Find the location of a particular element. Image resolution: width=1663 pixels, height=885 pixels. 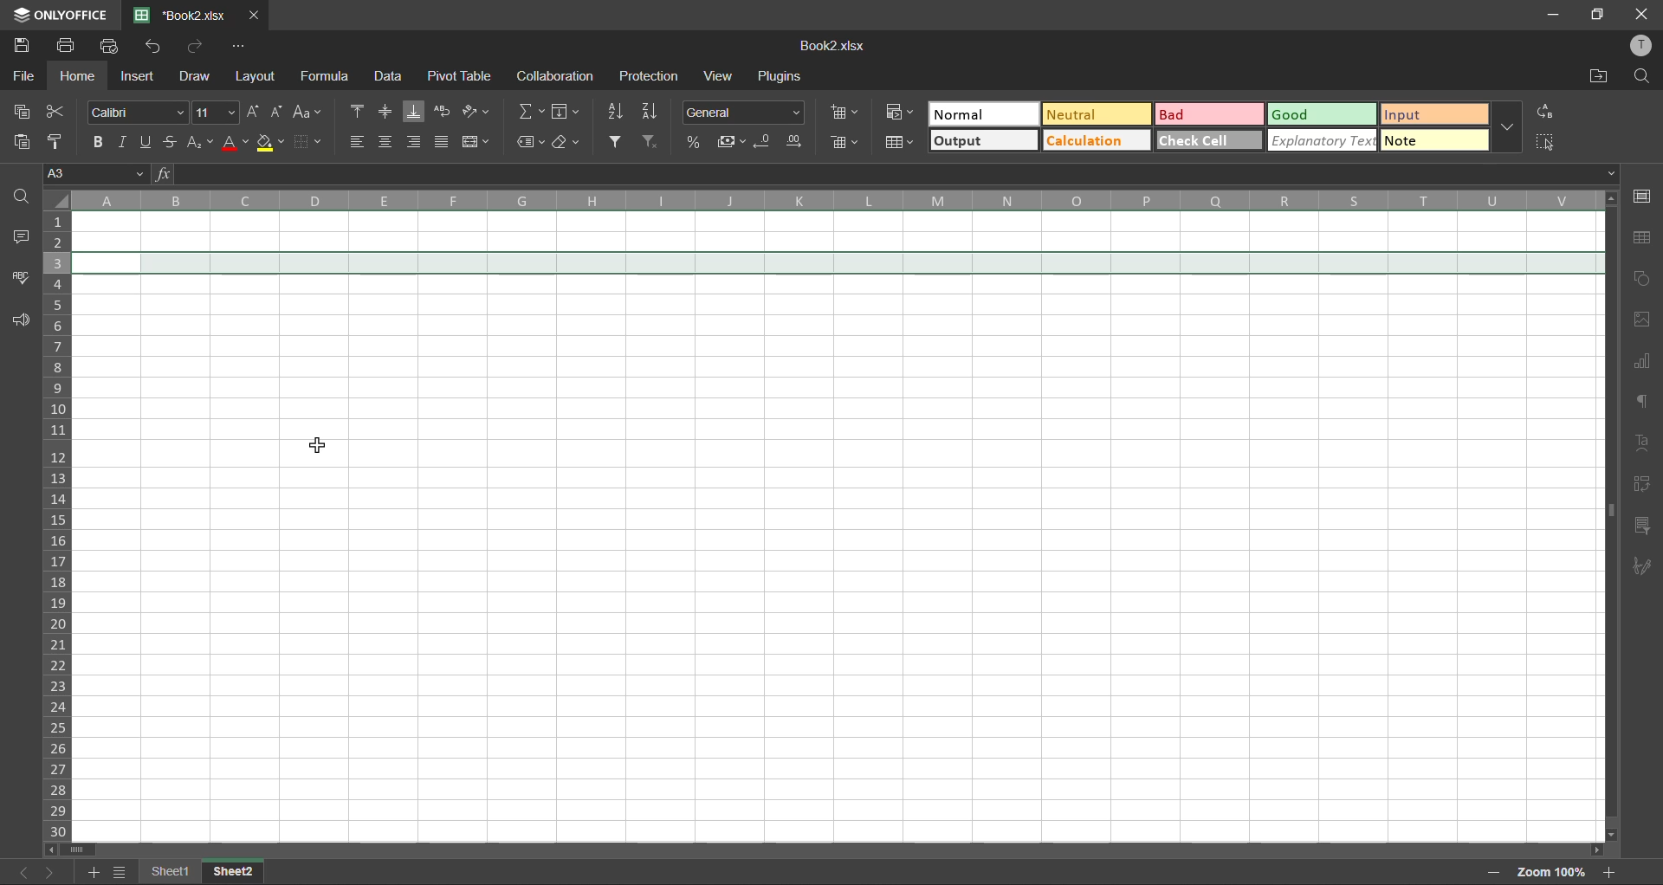

row numbers is located at coordinates (57, 523).